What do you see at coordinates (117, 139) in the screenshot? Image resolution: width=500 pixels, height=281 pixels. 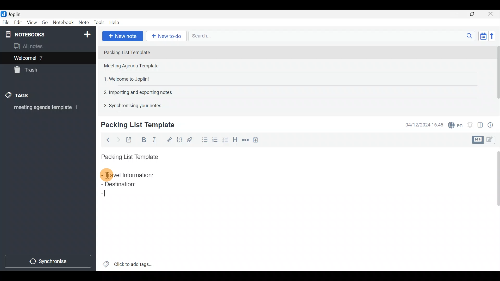 I see `Forward` at bounding box center [117, 139].